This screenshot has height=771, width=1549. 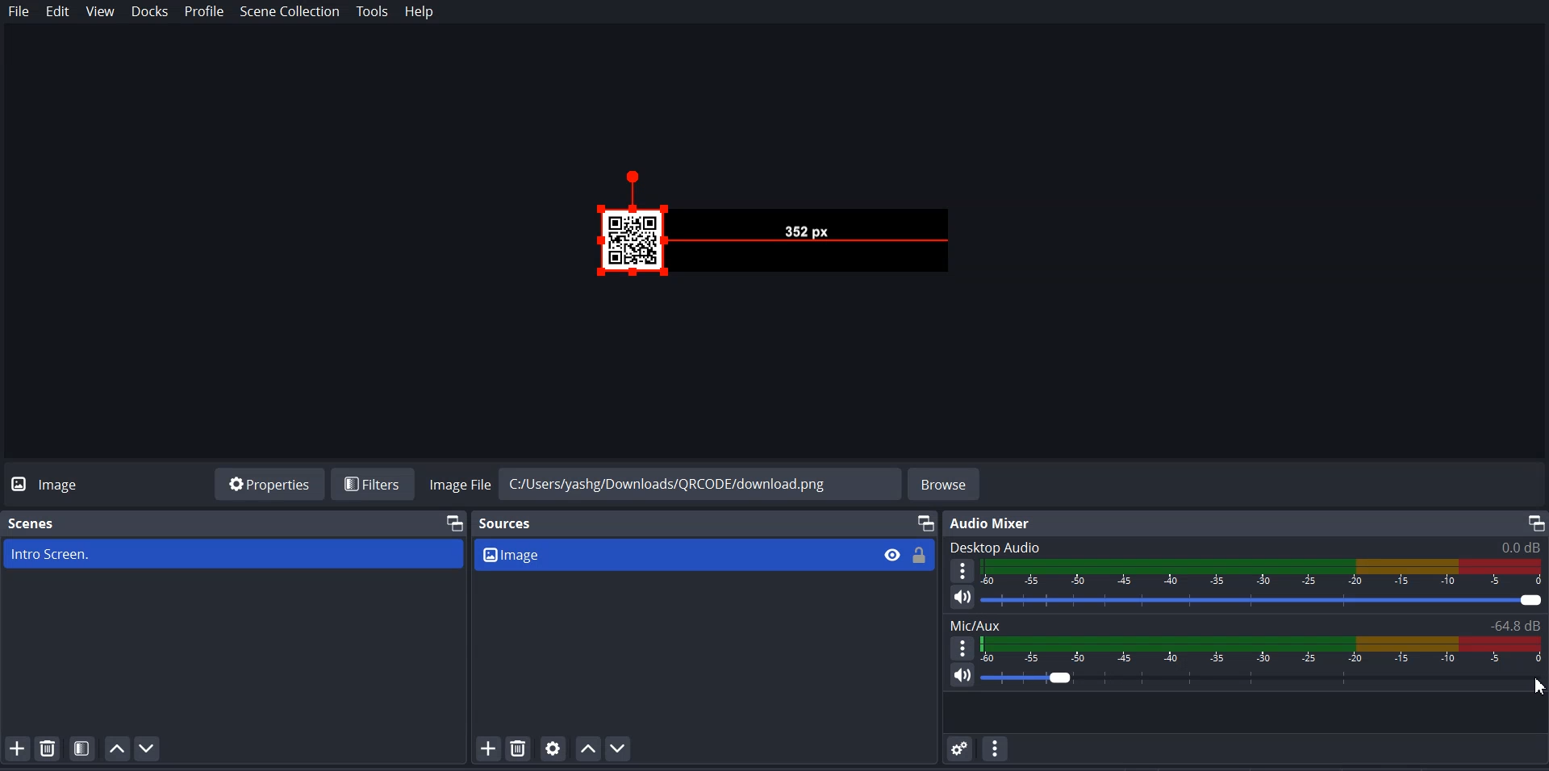 What do you see at coordinates (507, 525) in the screenshot?
I see `Source` at bounding box center [507, 525].